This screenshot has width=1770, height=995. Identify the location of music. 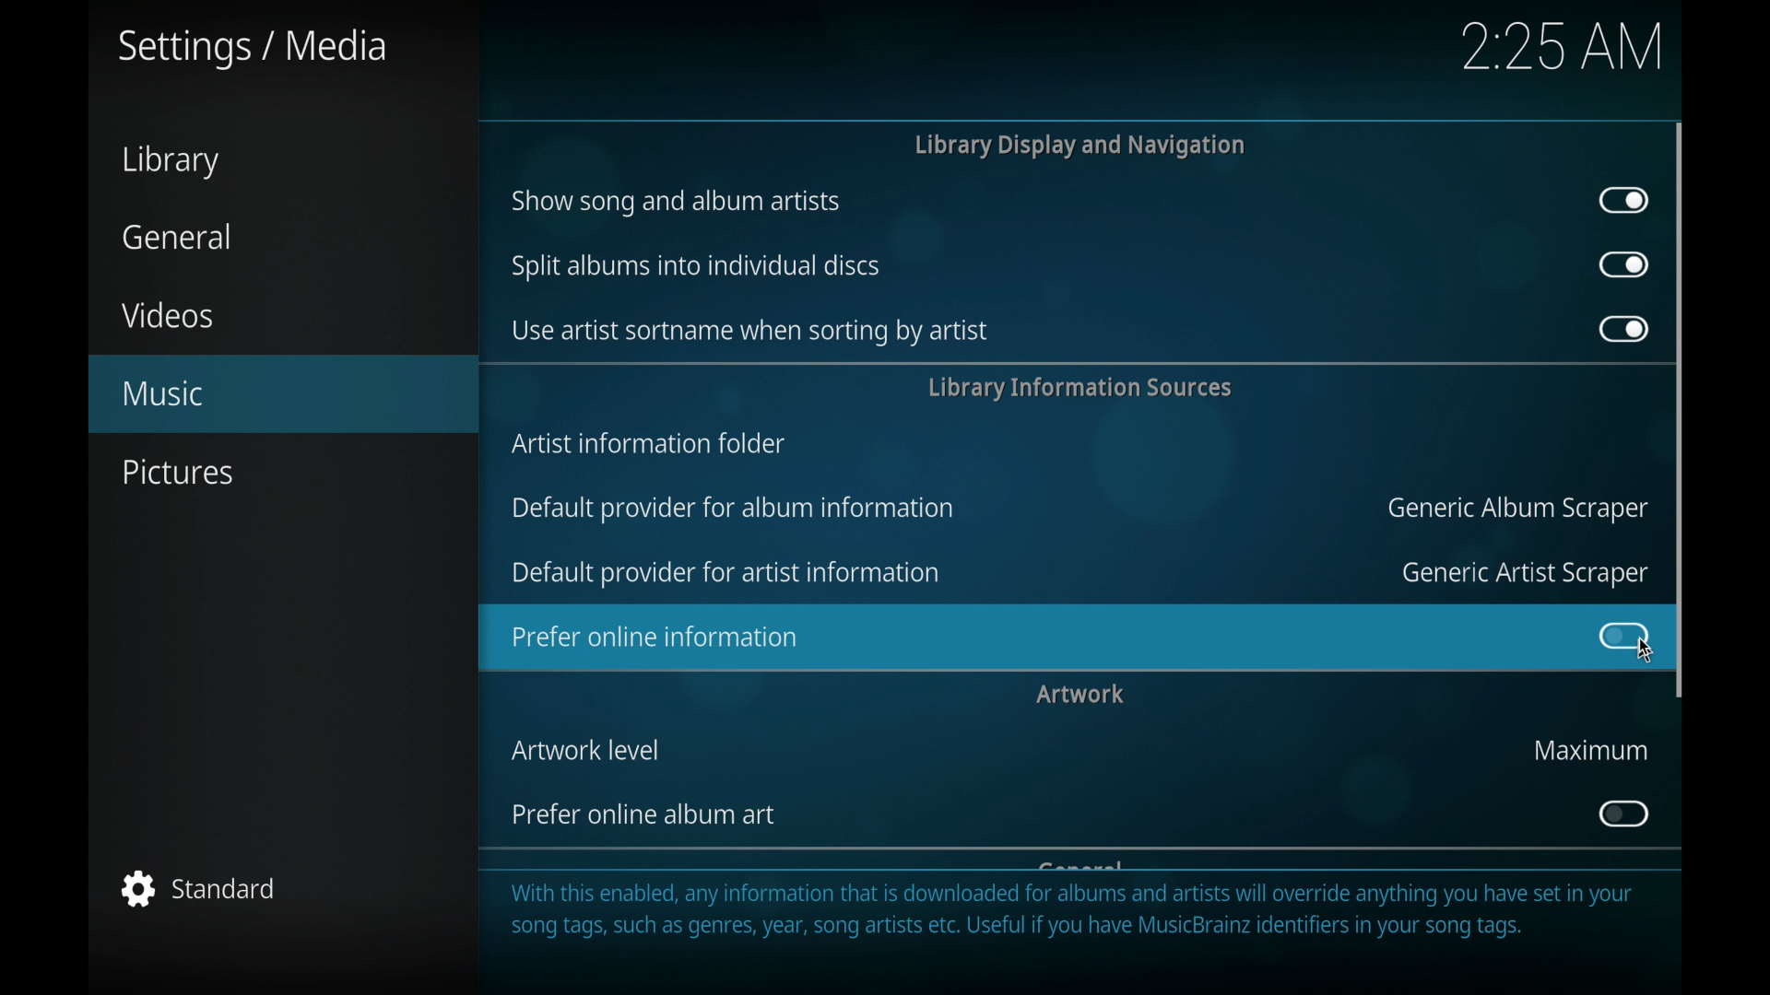
(283, 394).